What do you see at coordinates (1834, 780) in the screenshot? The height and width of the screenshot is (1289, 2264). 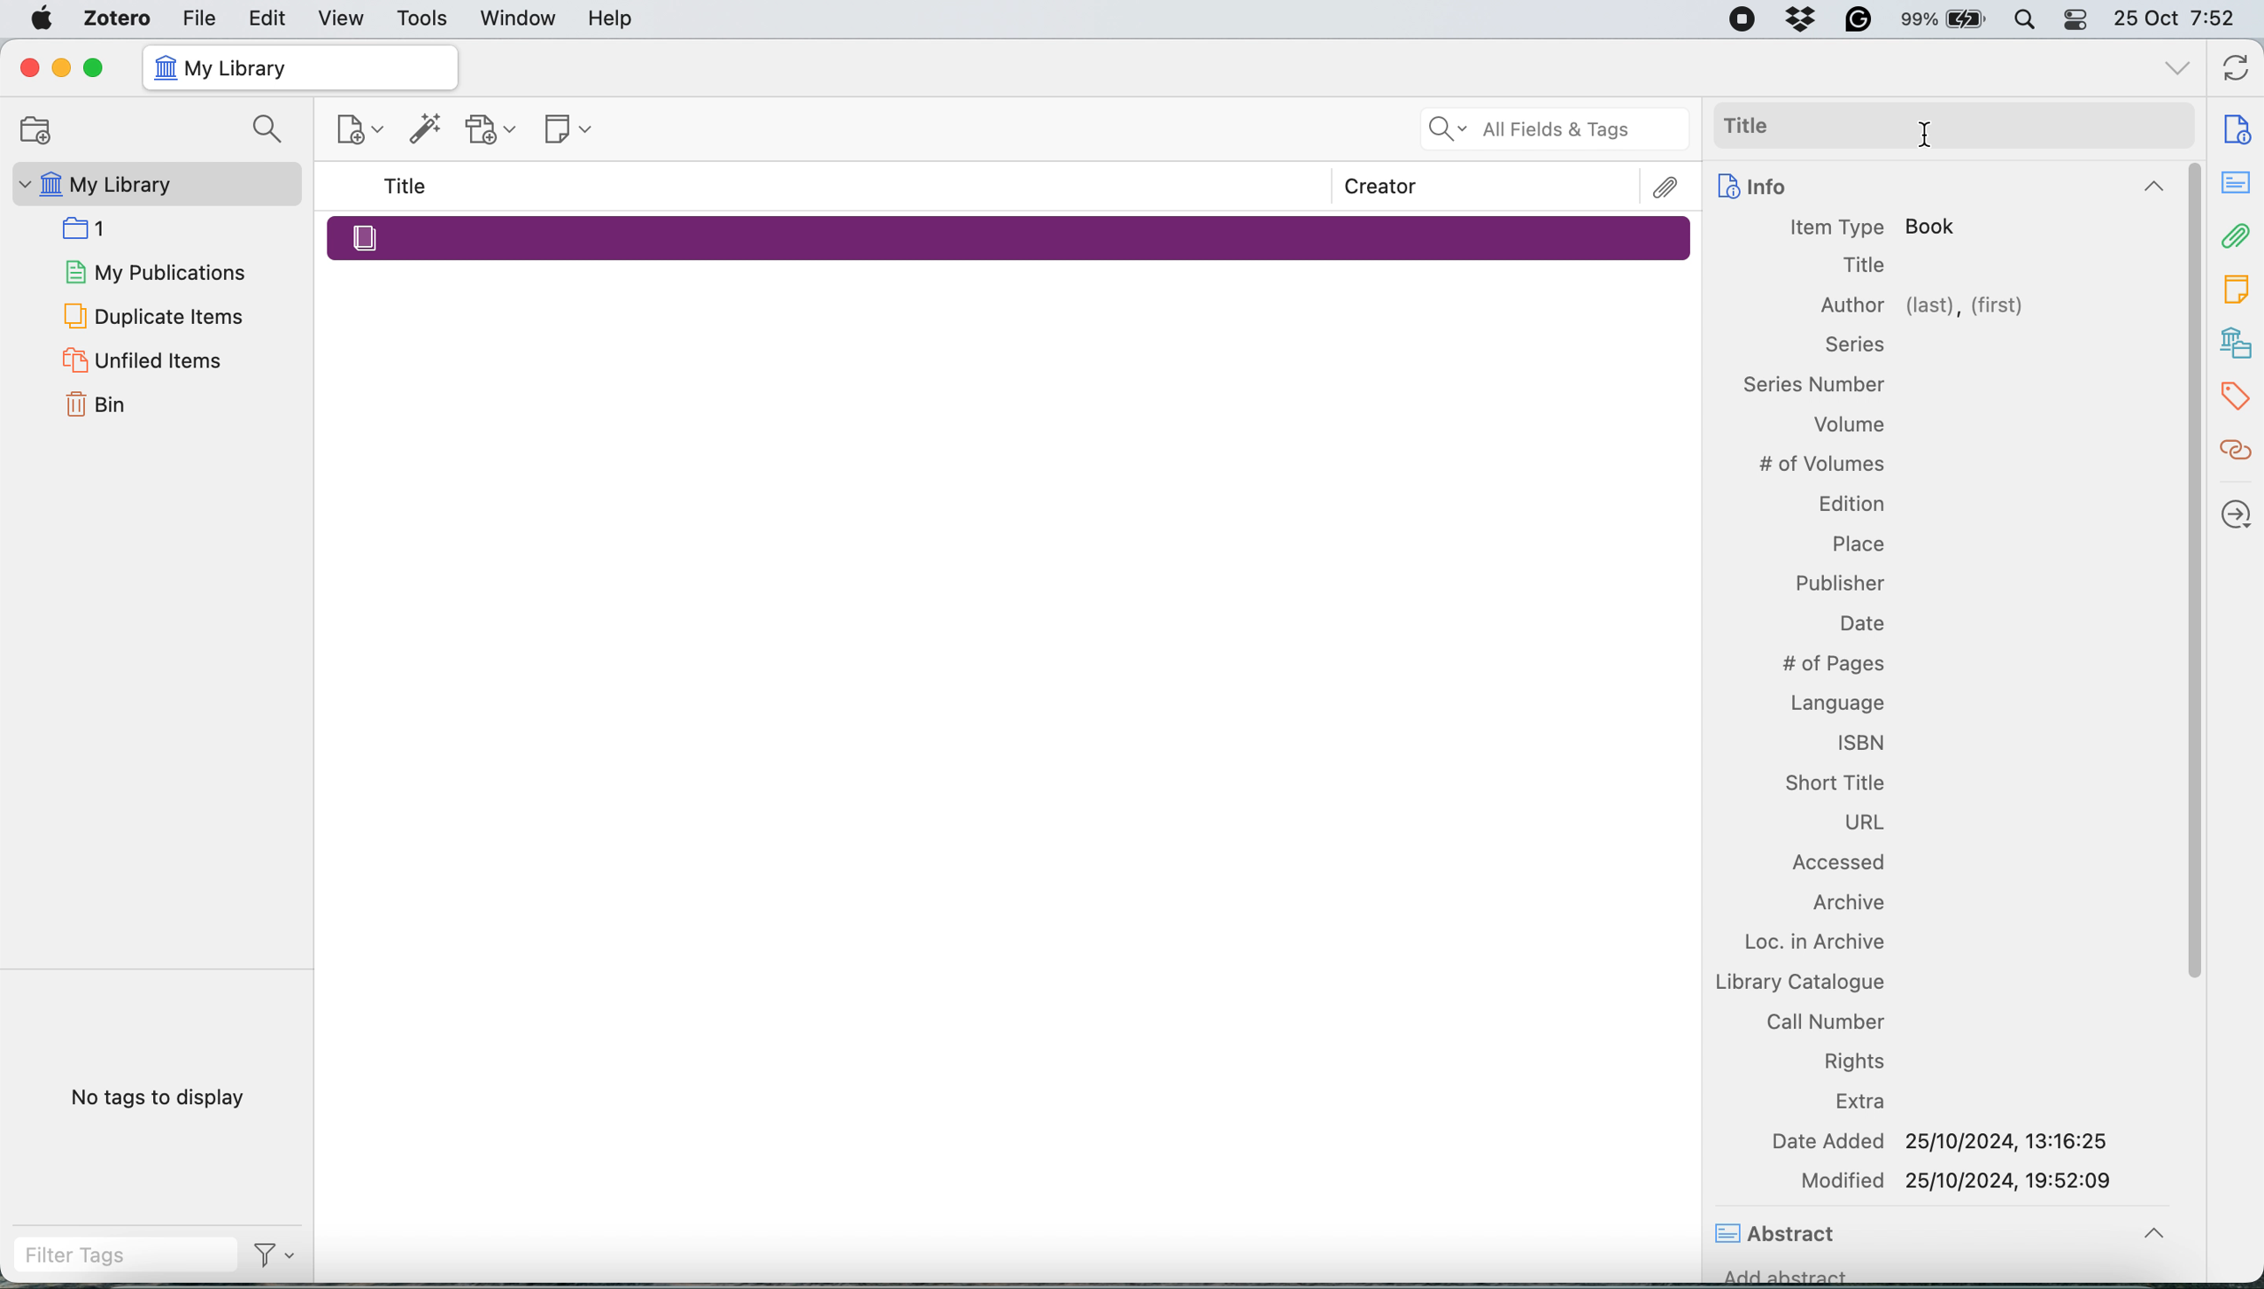 I see `Short Title` at bounding box center [1834, 780].